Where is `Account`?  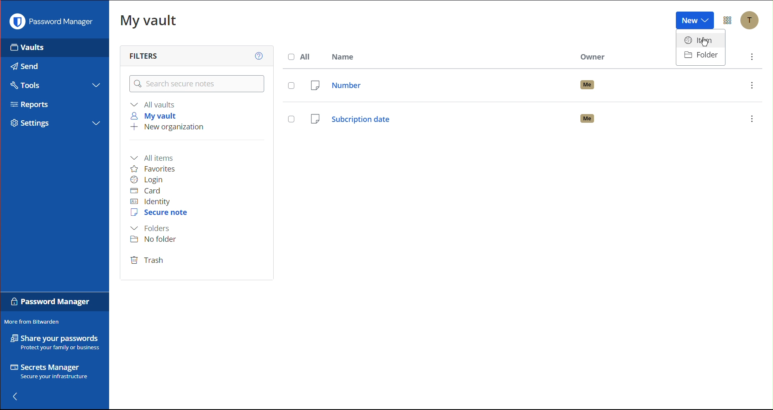 Account is located at coordinates (751, 21).